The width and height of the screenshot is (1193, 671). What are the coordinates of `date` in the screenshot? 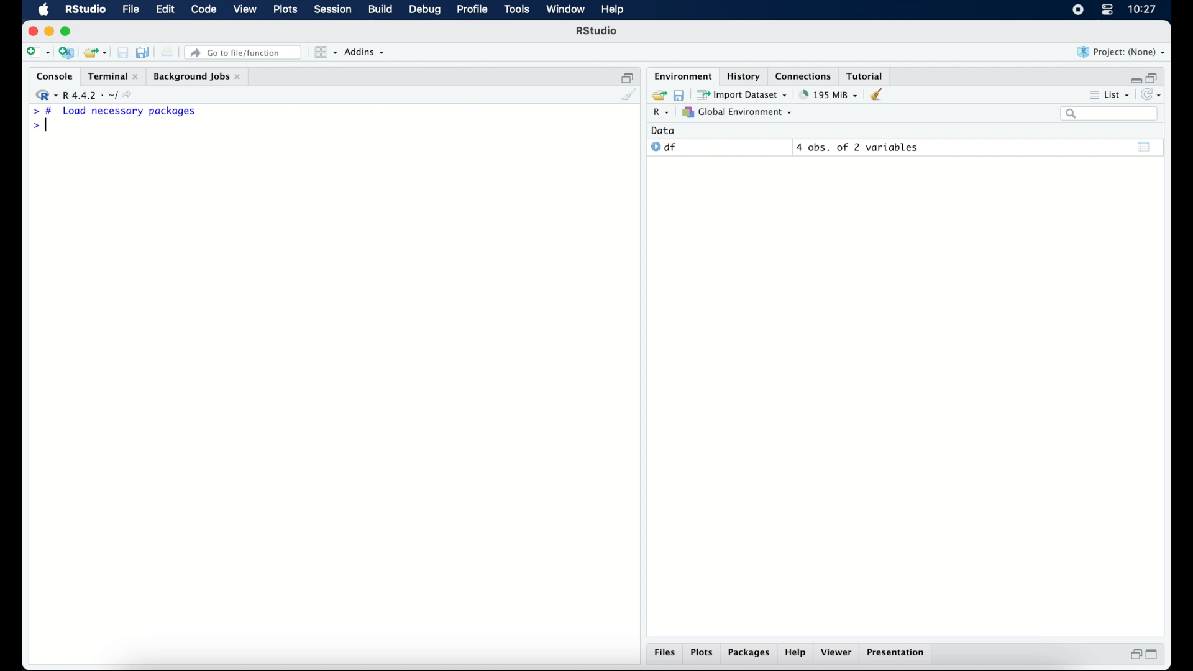 It's located at (664, 130).